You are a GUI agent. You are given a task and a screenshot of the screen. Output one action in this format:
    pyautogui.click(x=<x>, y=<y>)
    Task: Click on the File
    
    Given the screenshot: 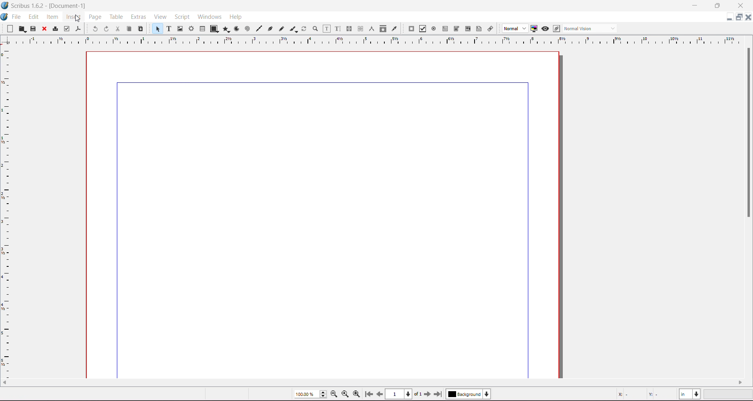 What is the action you would take?
    pyautogui.click(x=18, y=17)
    